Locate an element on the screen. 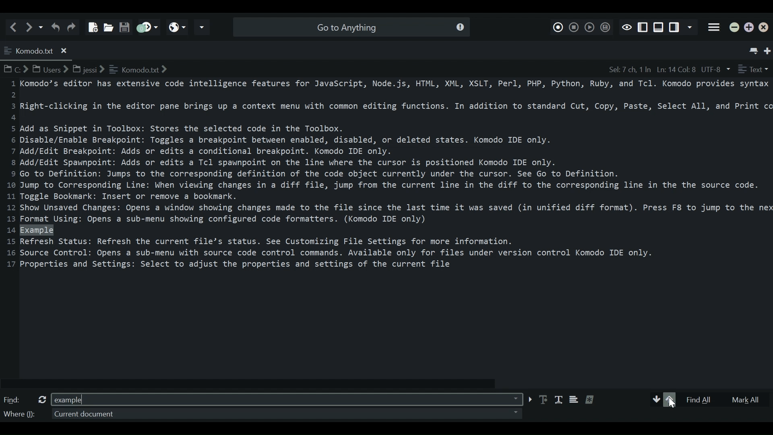 This screenshot has height=435, width=773. Show/Hide Right Pane is located at coordinates (643, 27).